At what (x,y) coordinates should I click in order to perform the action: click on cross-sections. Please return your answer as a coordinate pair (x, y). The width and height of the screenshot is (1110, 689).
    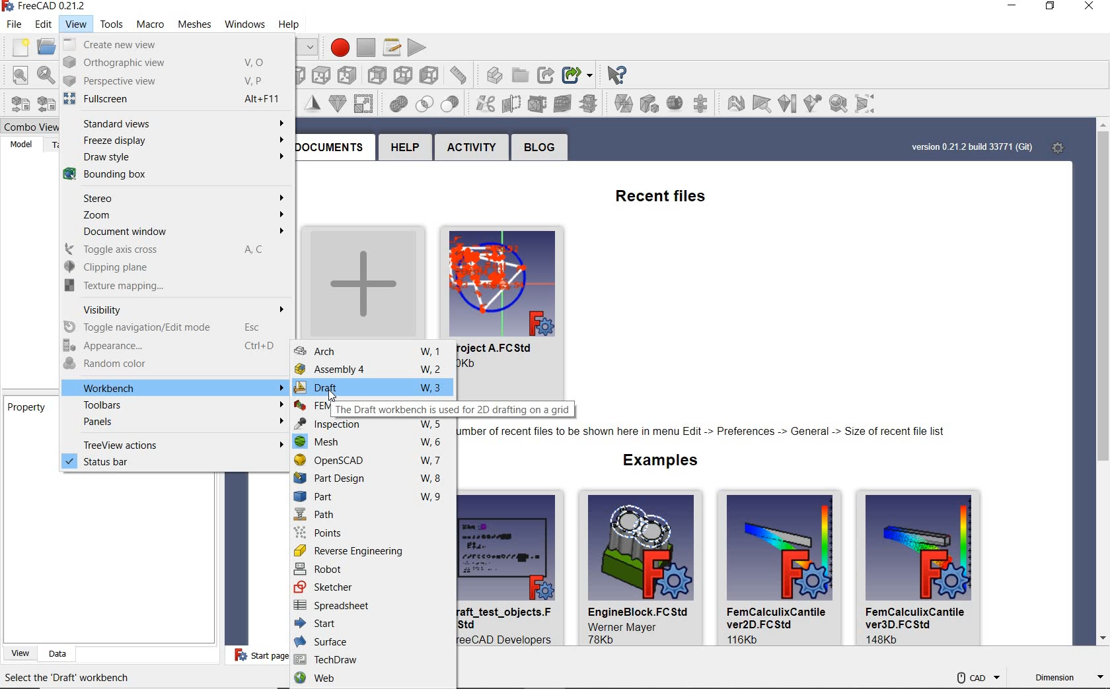
    Looking at the image, I should click on (566, 103).